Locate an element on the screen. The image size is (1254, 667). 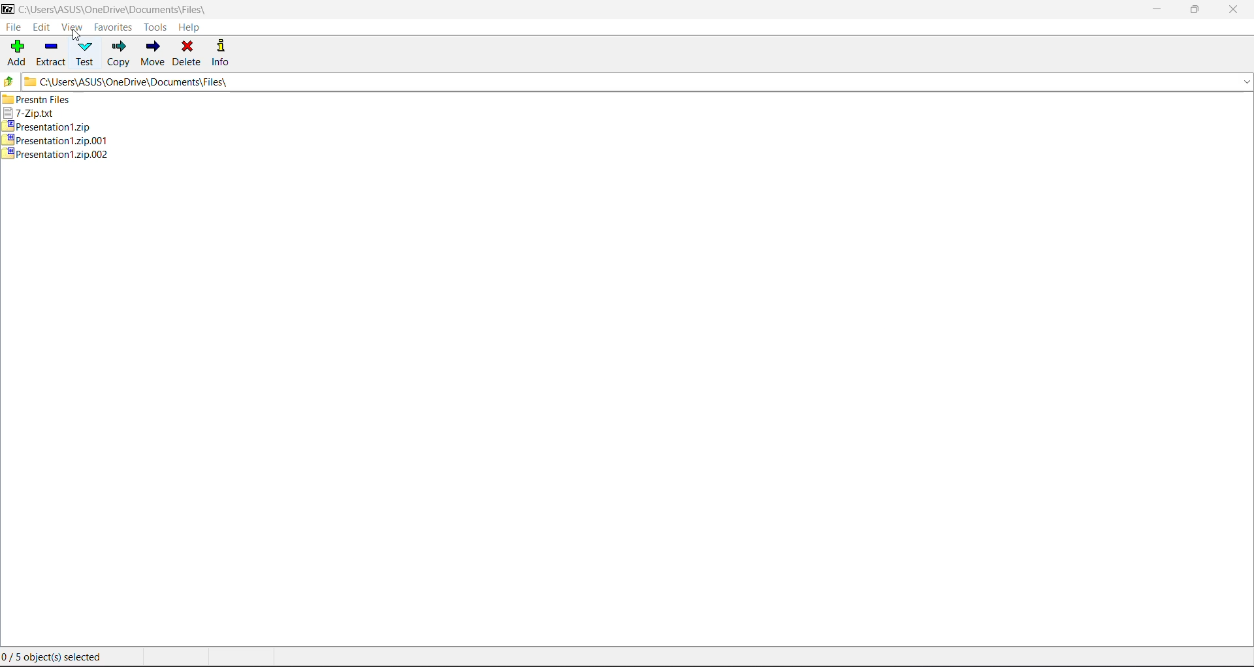
Test is located at coordinates (86, 54).